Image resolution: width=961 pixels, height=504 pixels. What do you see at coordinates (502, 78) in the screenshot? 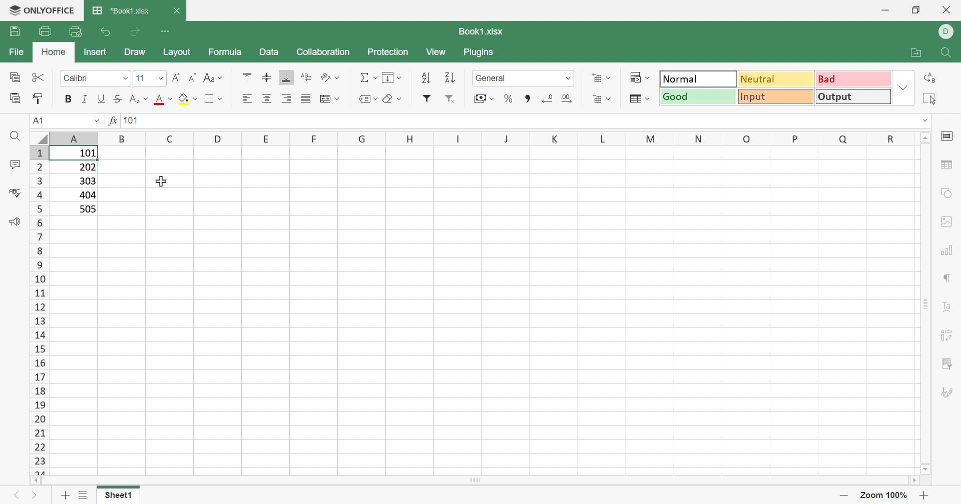
I see `Number format` at bounding box center [502, 78].